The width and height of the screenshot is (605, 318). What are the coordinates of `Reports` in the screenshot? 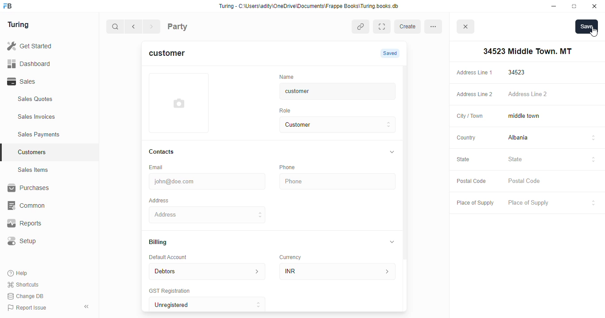 It's located at (40, 224).